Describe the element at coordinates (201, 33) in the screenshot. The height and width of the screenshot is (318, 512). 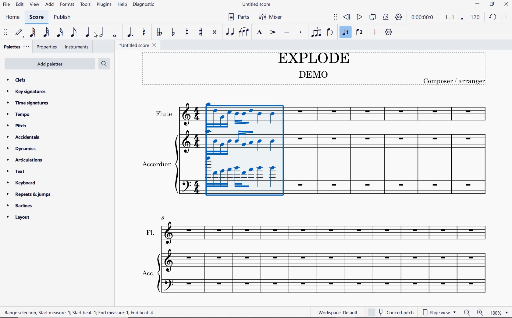
I see `toggle sharp` at that location.